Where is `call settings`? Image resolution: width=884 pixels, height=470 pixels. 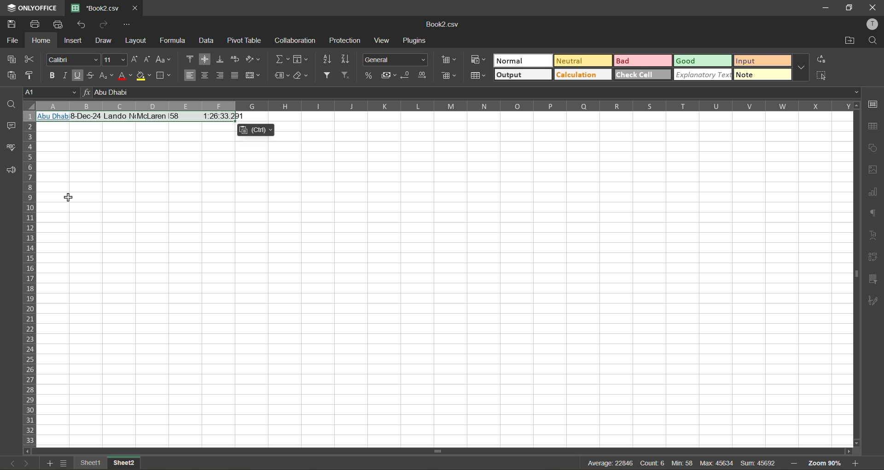 call settings is located at coordinates (873, 104).